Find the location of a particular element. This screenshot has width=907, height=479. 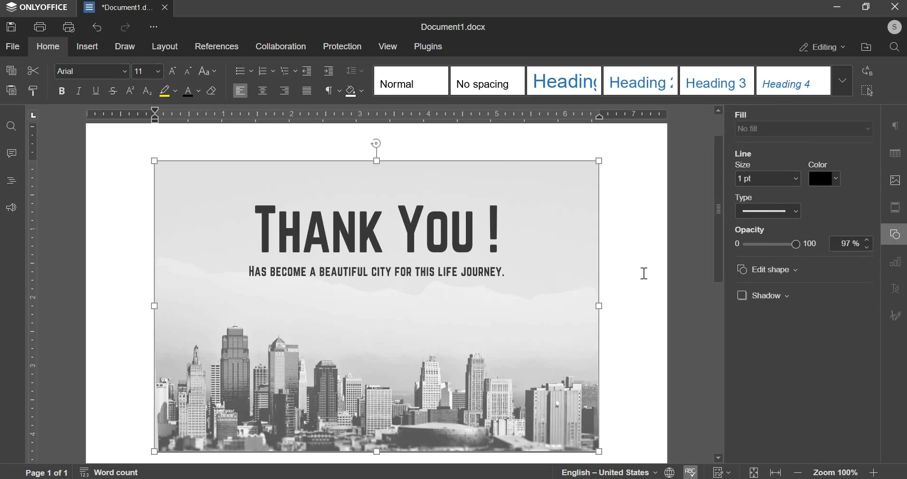

align left is located at coordinates (240, 90).